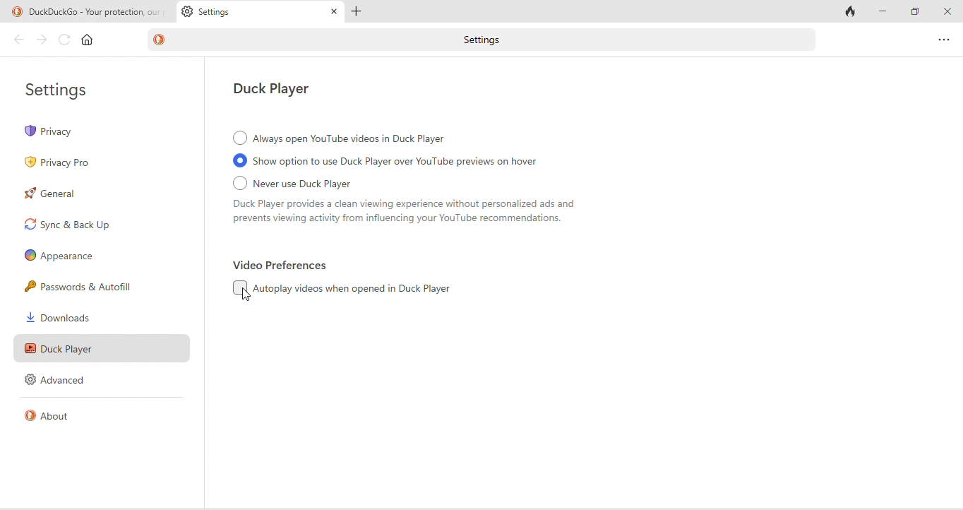 The image size is (963, 510). Describe the element at coordinates (56, 194) in the screenshot. I see `general` at that location.